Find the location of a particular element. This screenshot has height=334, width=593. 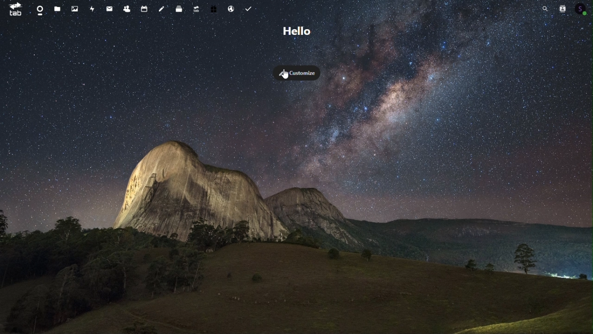

tab is located at coordinates (13, 10).